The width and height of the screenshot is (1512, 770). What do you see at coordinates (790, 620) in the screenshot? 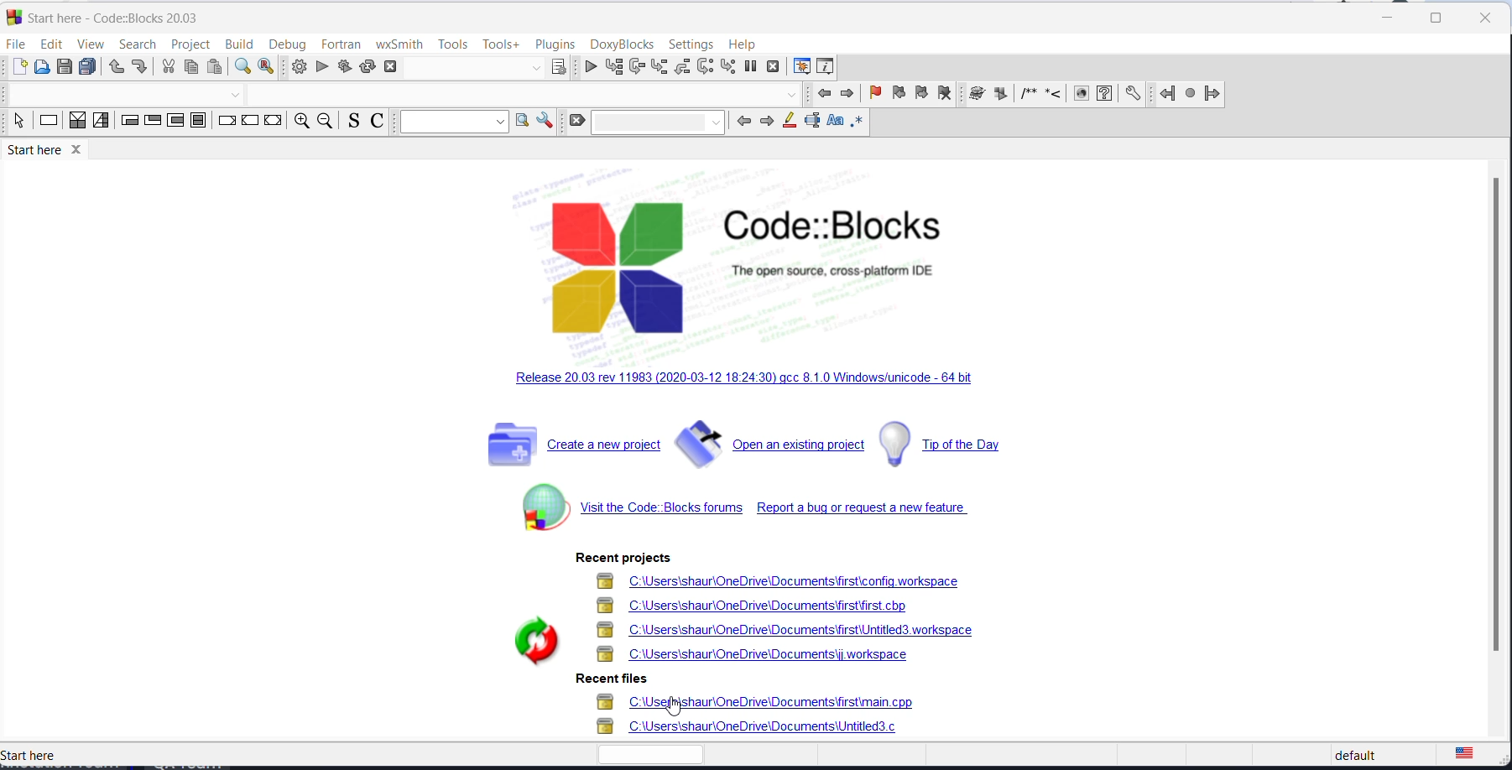
I see `recent project` at bounding box center [790, 620].